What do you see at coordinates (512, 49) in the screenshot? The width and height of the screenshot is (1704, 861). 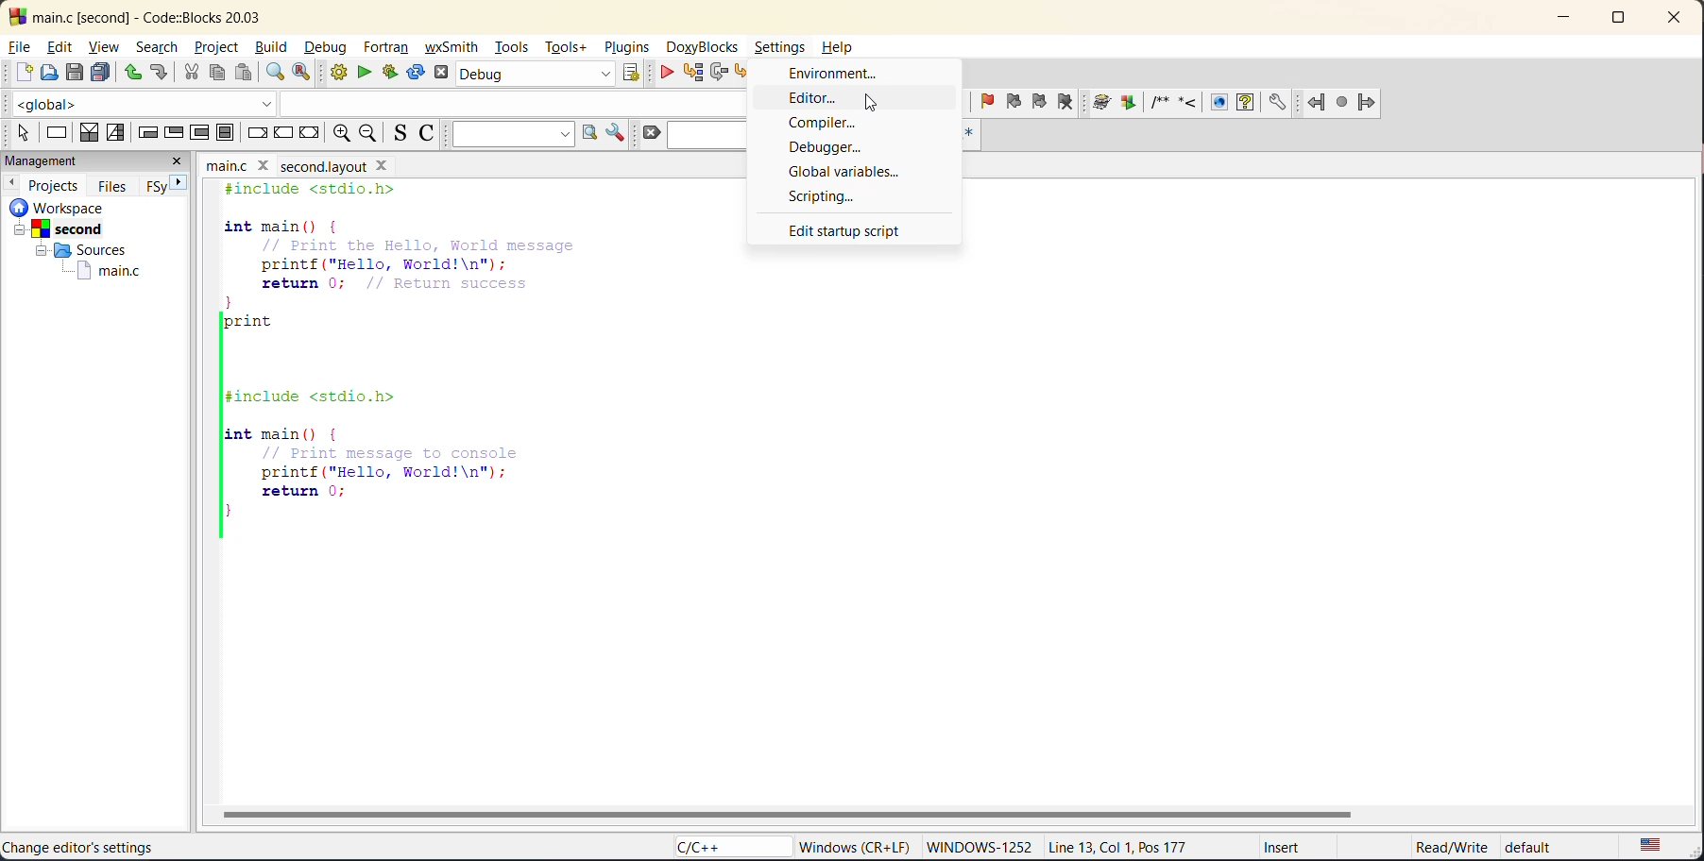 I see `tools` at bounding box center [512, 49].